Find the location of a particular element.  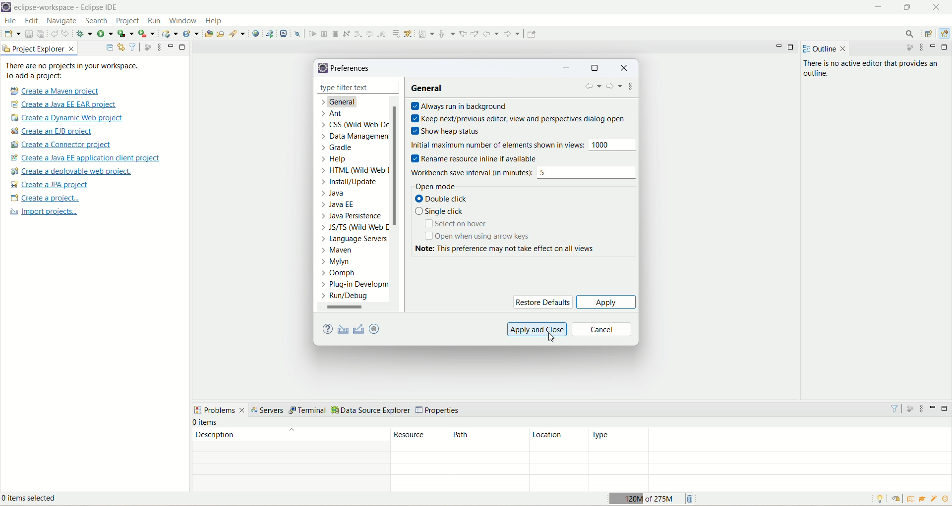

oomph preference recorder is located at coordinates (374, 329).